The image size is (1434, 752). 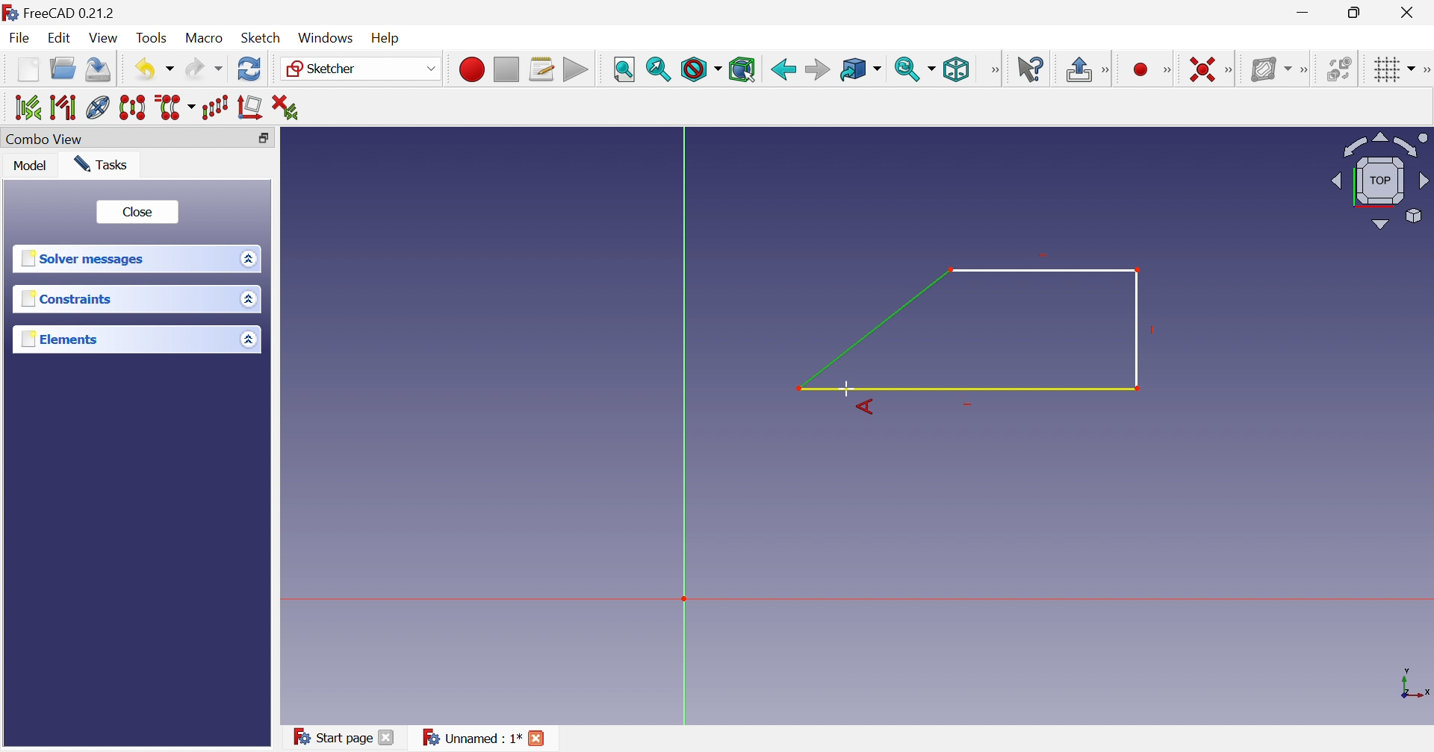 What do you see at coordinates (1114, 68) in the screenshot?
I see `constraint point onto object` at bounding box center [1114, 68].